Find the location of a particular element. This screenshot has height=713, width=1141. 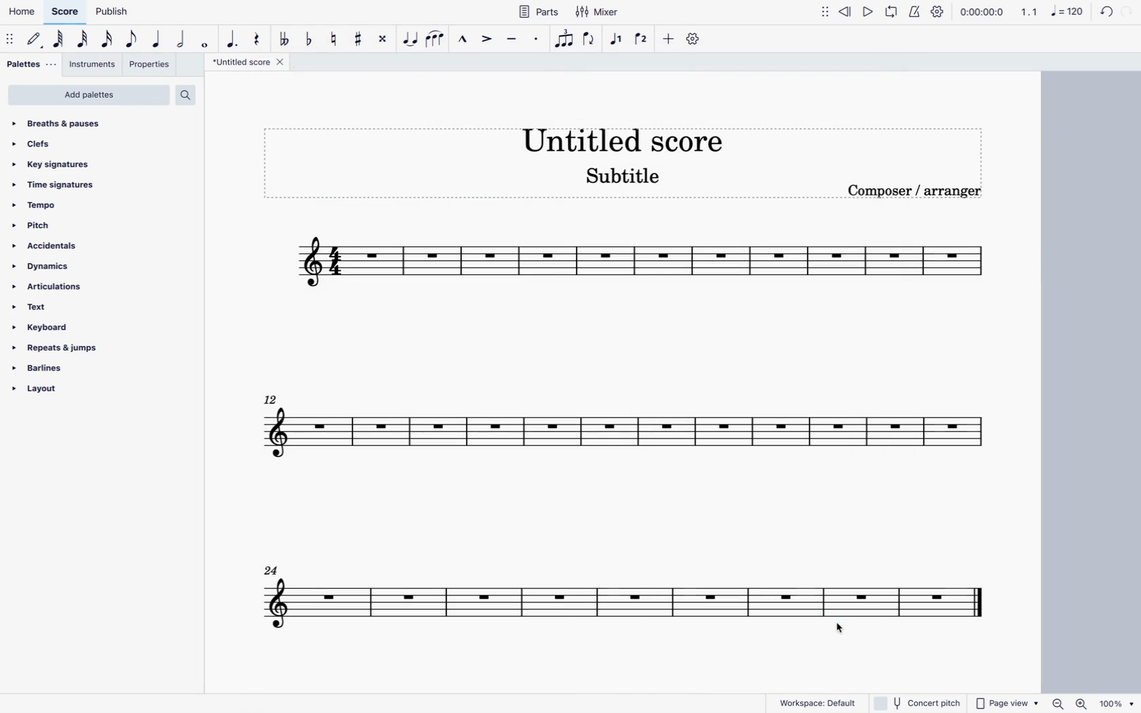

zoom in is located at coordinates (1085, 702).